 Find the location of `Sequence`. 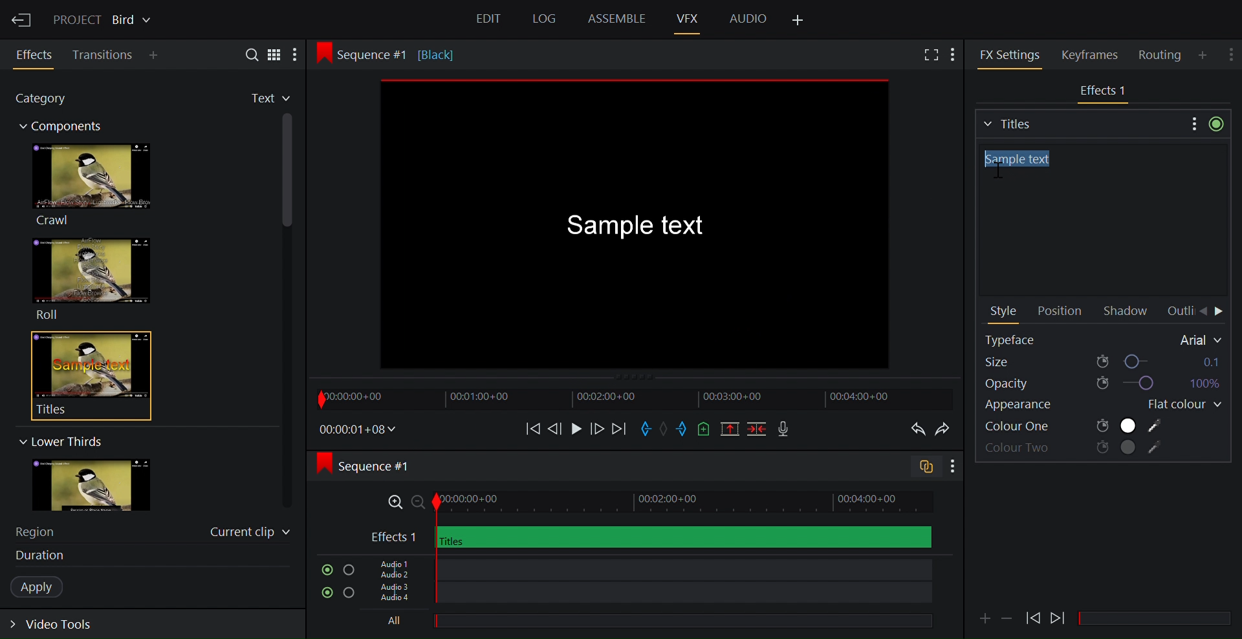

Sequence is located at coordinates (378, 466).